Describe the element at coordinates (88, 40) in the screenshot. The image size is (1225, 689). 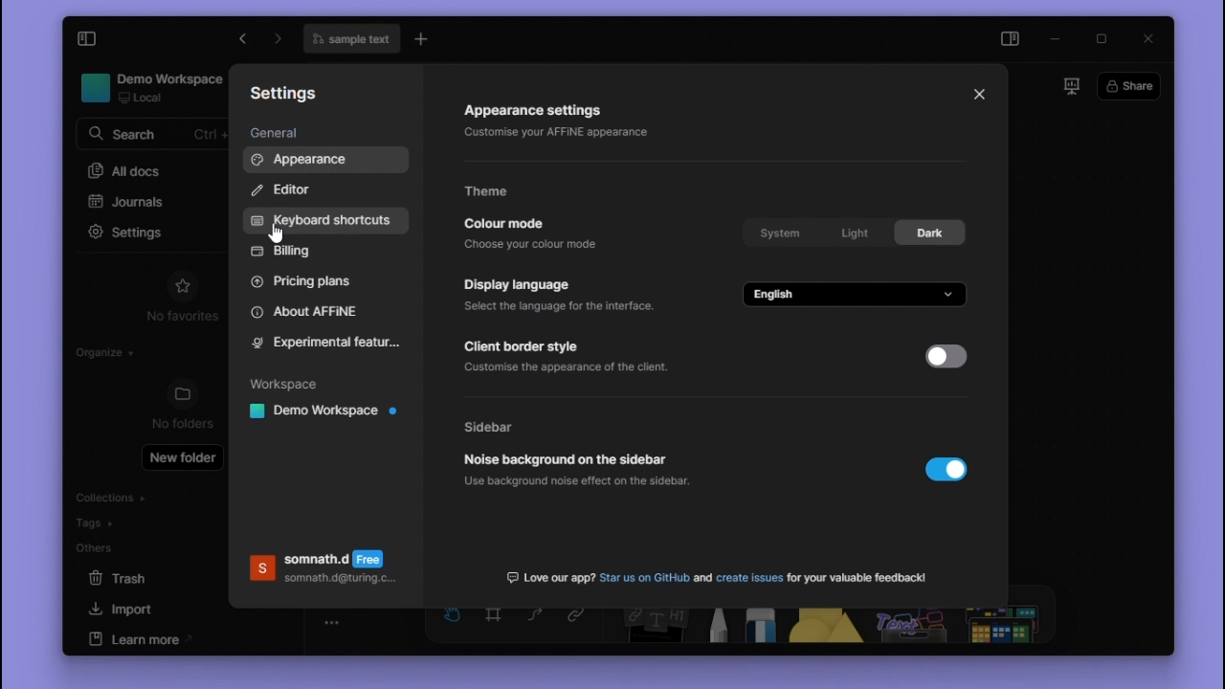
I see `collapse sidebar` at that location.